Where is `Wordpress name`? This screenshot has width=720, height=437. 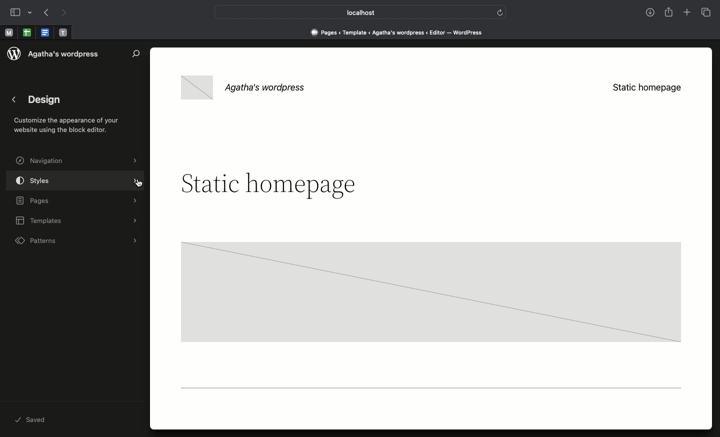 Wordpress name is located at coordinates (65, 54).